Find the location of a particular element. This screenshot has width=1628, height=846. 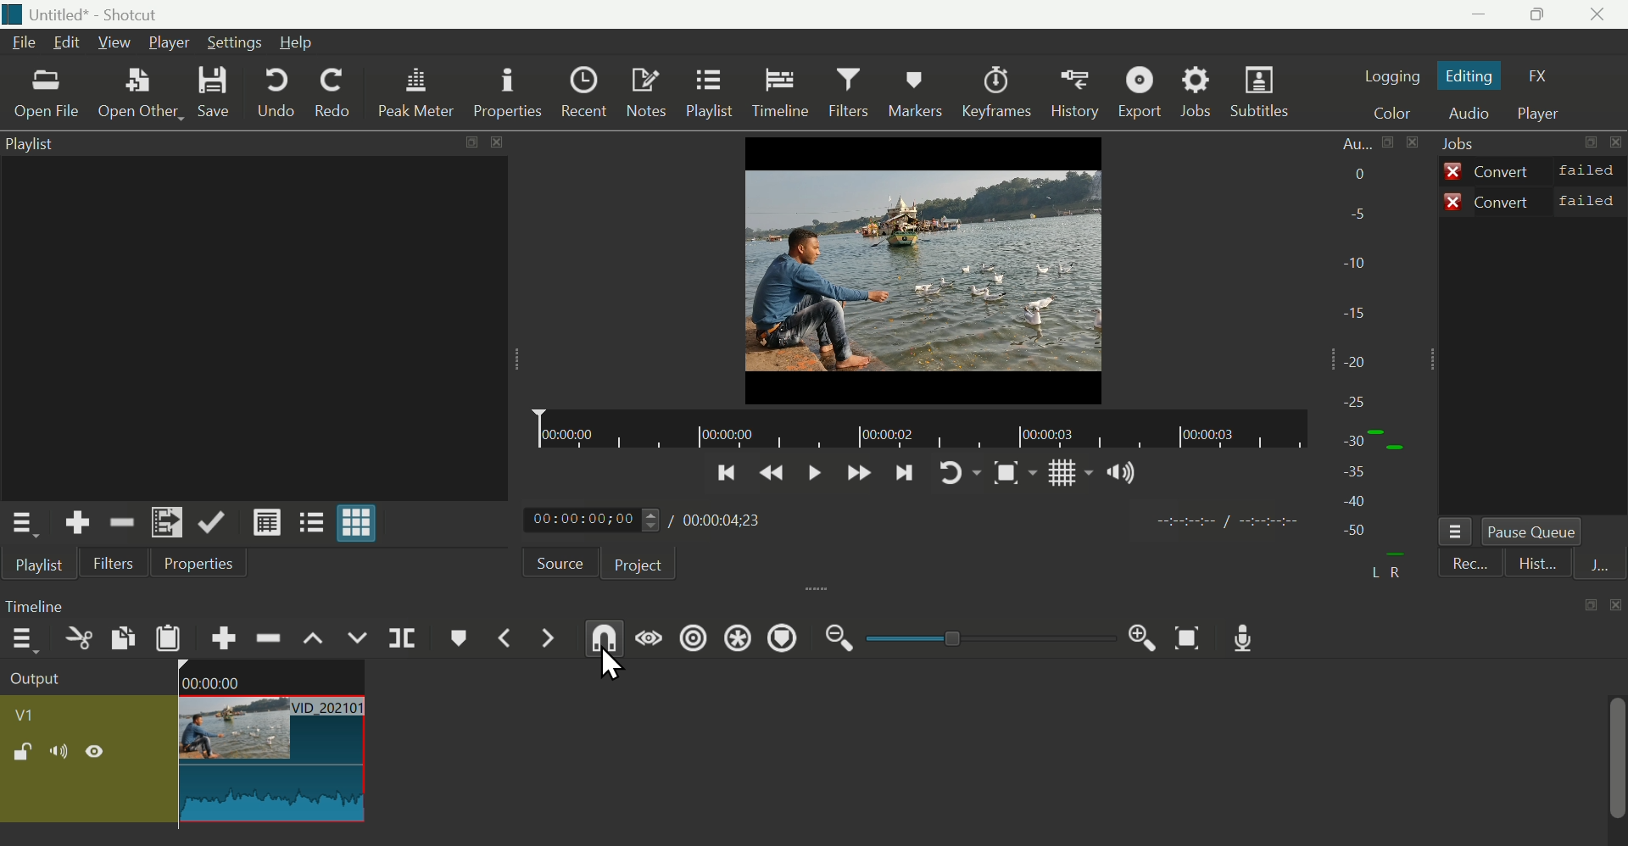

Jobs is located at coordinates (1465, 144).